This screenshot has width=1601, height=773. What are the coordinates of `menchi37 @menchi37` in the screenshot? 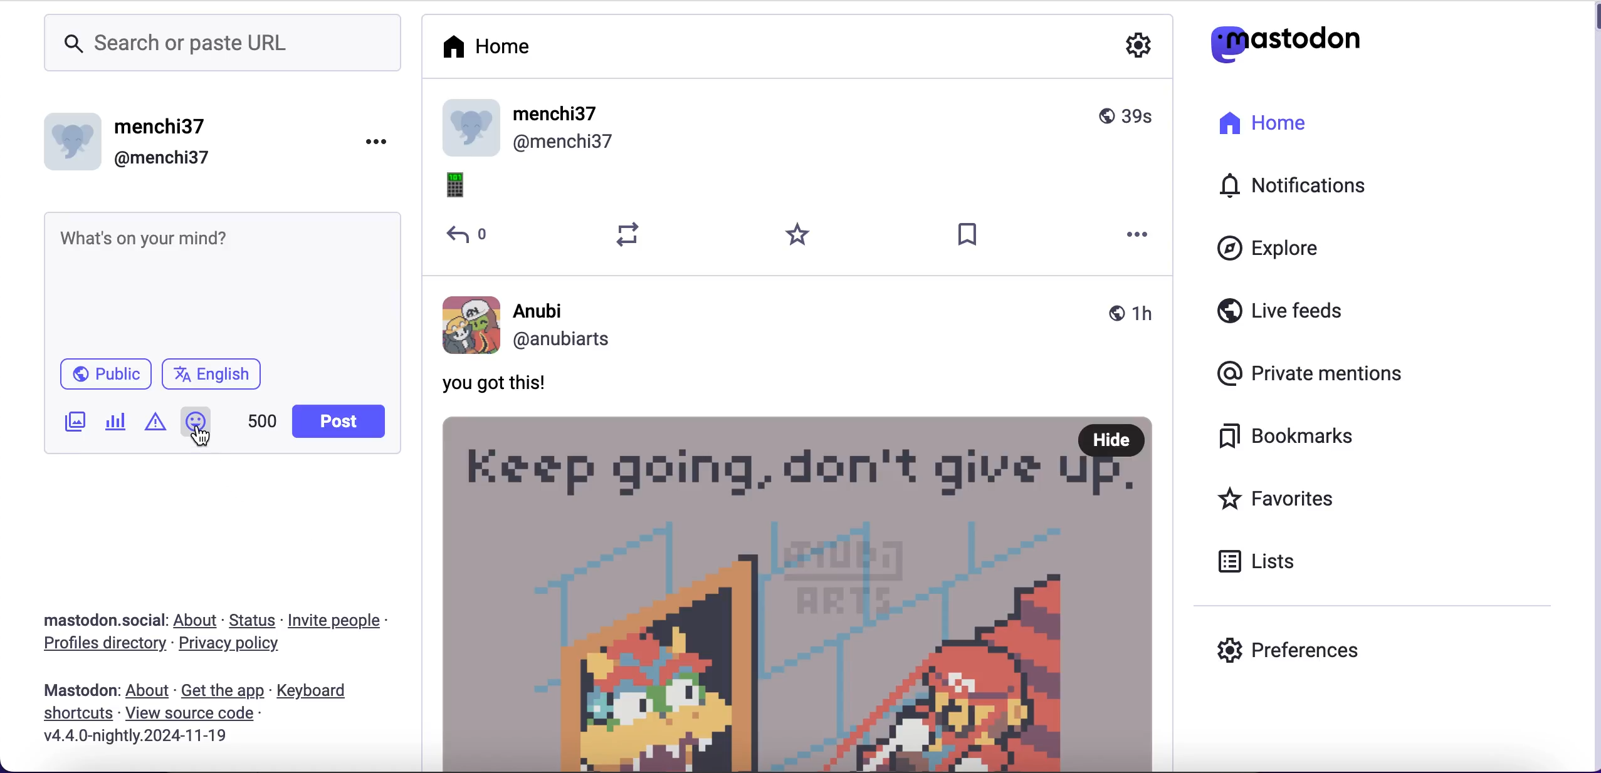 It's located at (799, 129).